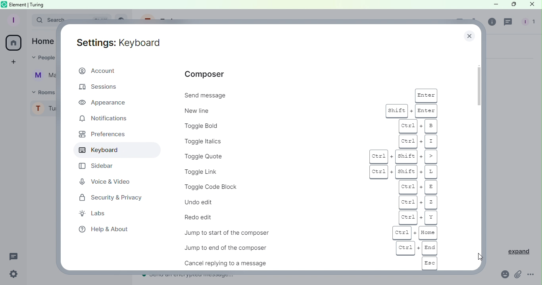  Describe the element at coordinates (112, 118) in the screenshot. I see `Notifications` at that location.